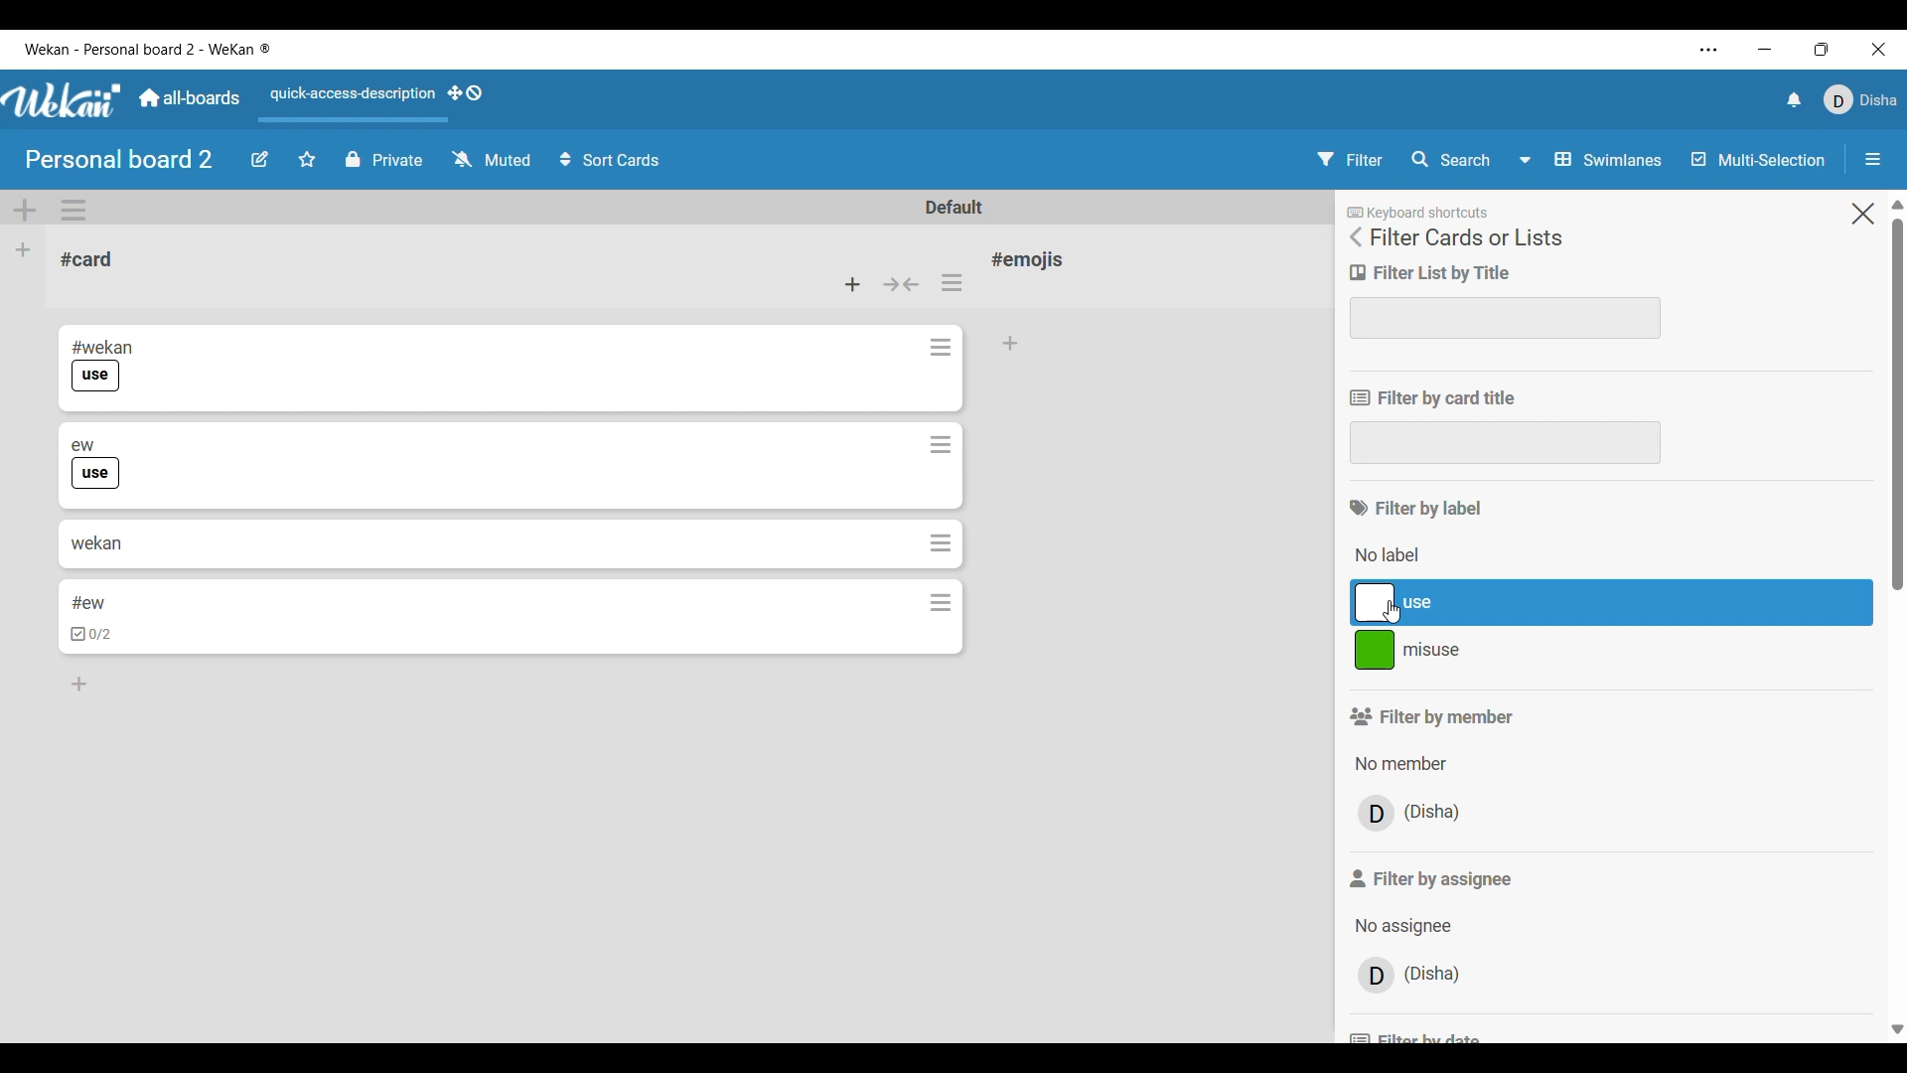 This screenshot has width=1907, height=1073. I want to click on Card name, so click(1032, 259).